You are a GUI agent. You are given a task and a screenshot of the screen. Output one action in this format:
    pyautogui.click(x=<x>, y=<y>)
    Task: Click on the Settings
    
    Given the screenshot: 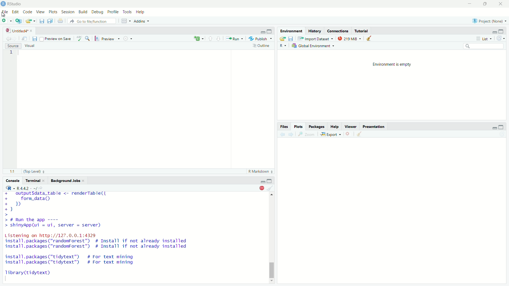 What is the action you would take?
    pyautogui.click(x=128, y=39)
    